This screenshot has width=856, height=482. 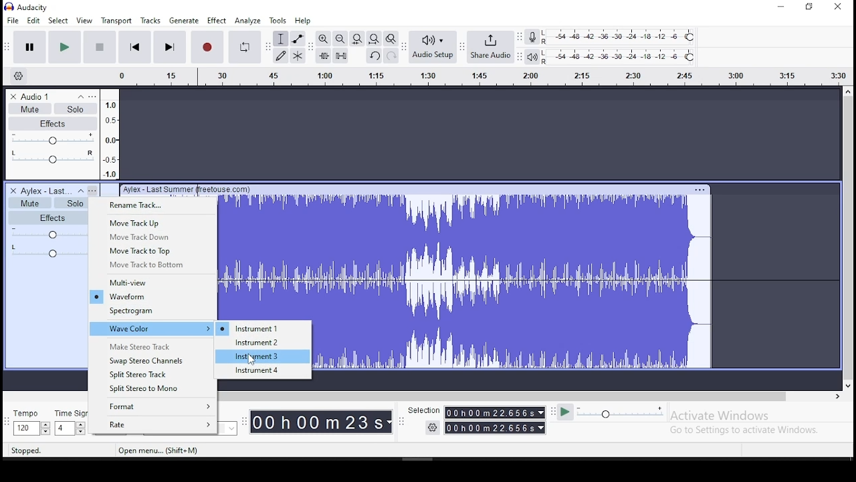 I want to click on zoom out, so click(x=340, y=38).